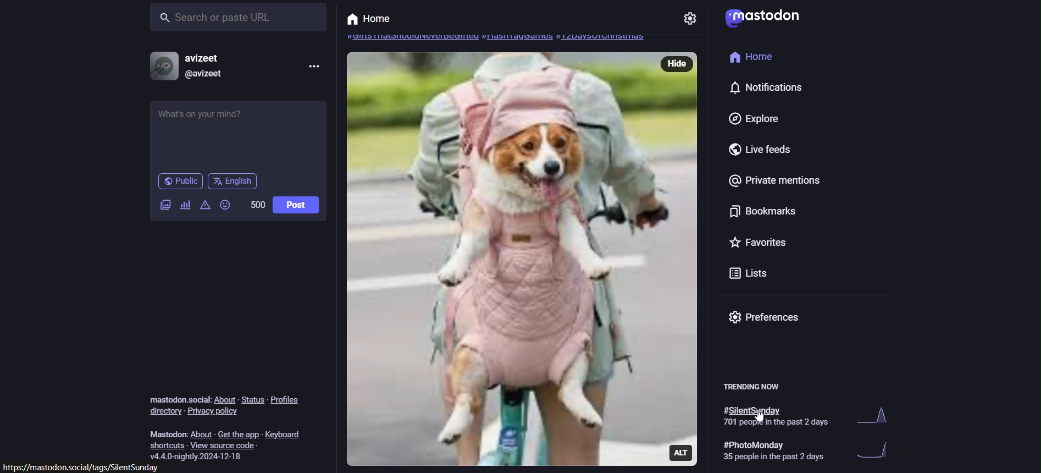 The height and width of the screenshot is (473, 1041). Describe the element at coordinates (297, 204) in the screenshot. I see `post` at that location.